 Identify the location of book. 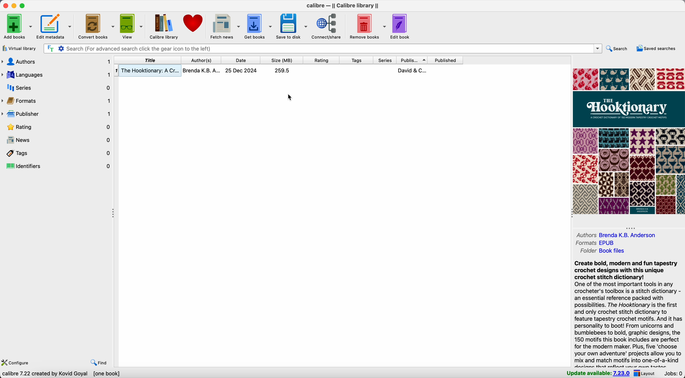
(322, 70).